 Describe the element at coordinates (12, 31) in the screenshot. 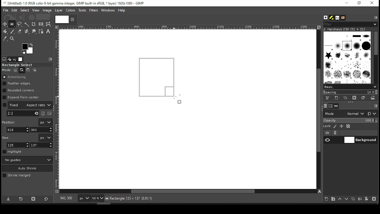

I see `paint brush tool` at that location.